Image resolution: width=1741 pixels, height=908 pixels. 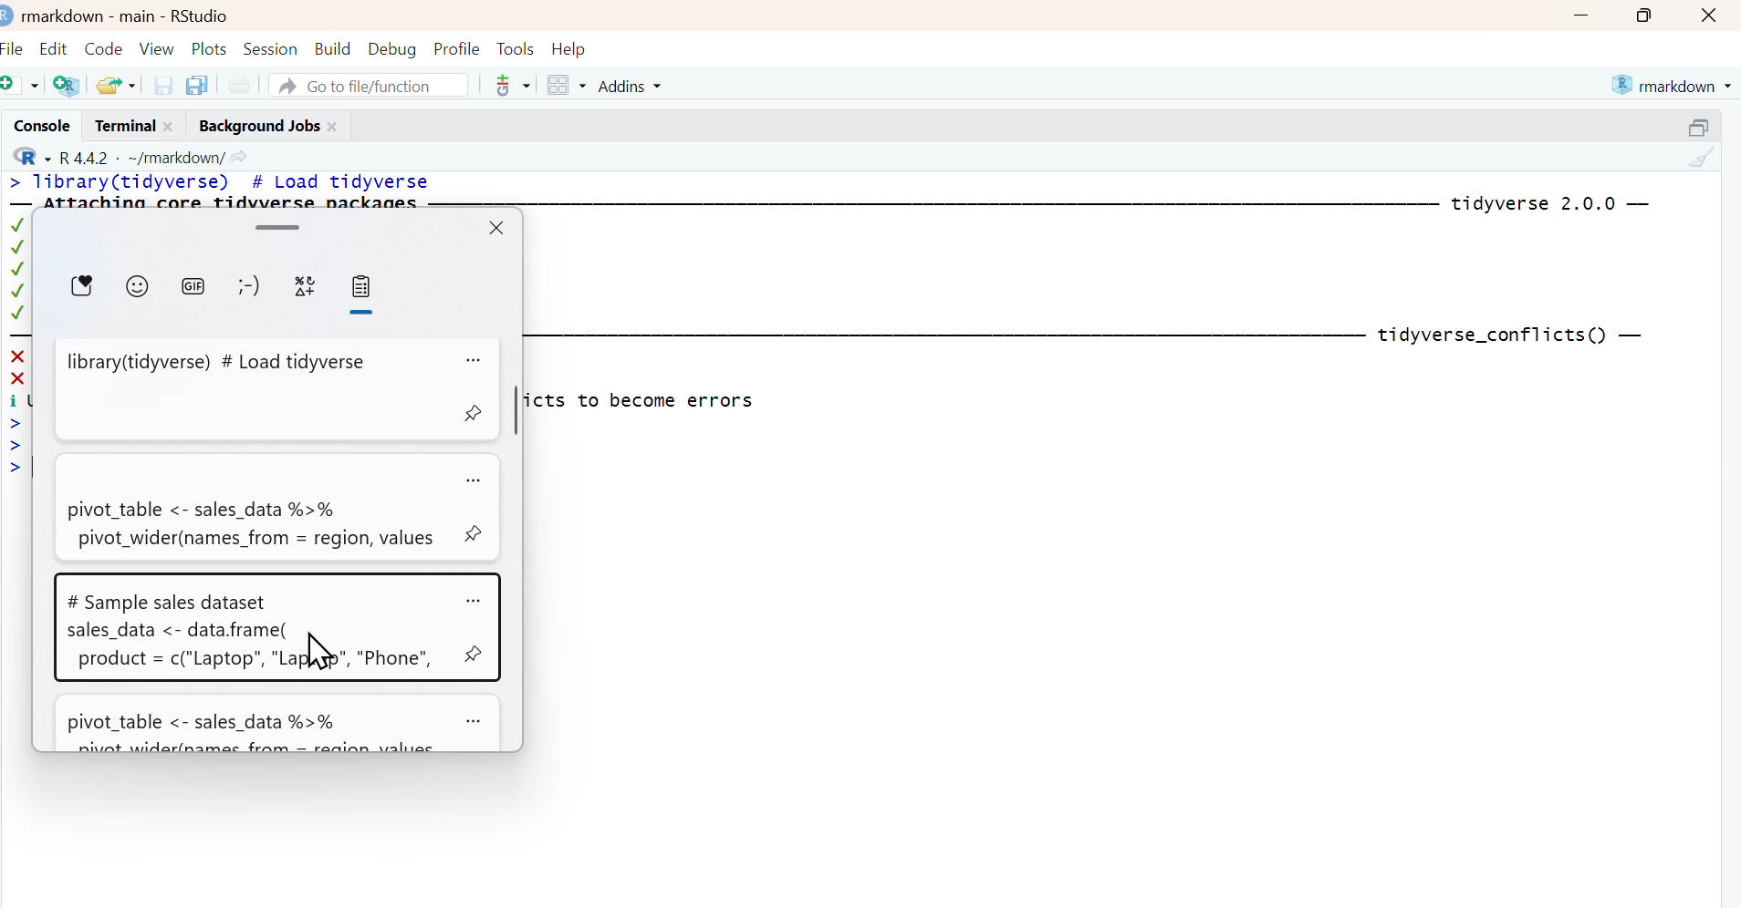 What do you see at coordinates (473, 415) in the screenshot?
I see `pin` at bounding box center [473, 415].